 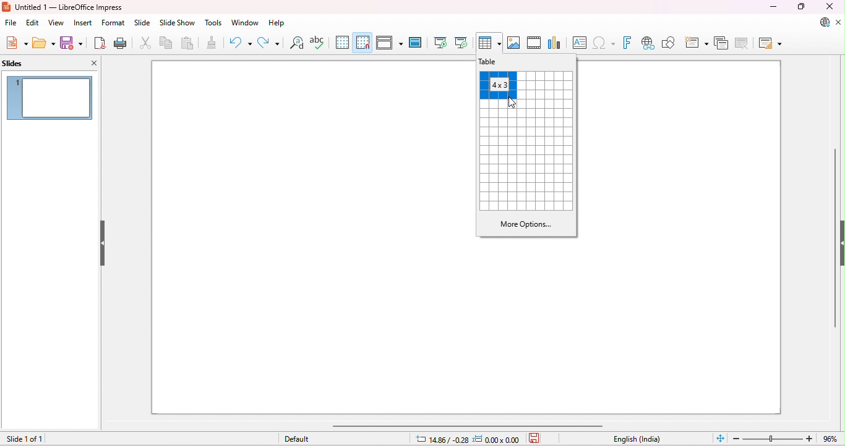 What do you see at coordinates (415, 42) in the screenshot?
I see `master slide` at bounding box center [415, 42].